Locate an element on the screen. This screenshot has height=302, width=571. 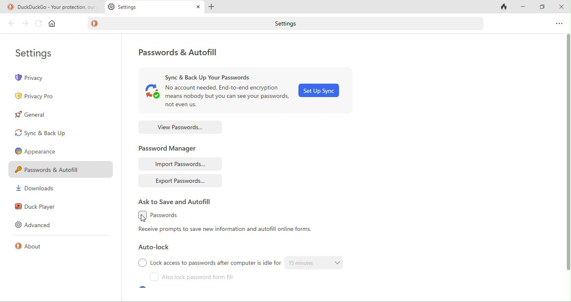
add tab is located at coordinates (213, 7).